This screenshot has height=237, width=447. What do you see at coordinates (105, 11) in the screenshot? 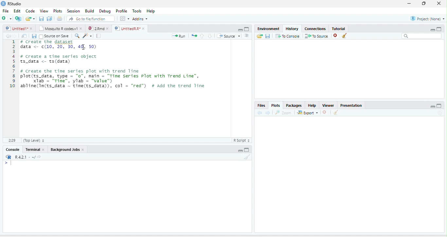
I see `Debug` at bounding box center [105, 11].